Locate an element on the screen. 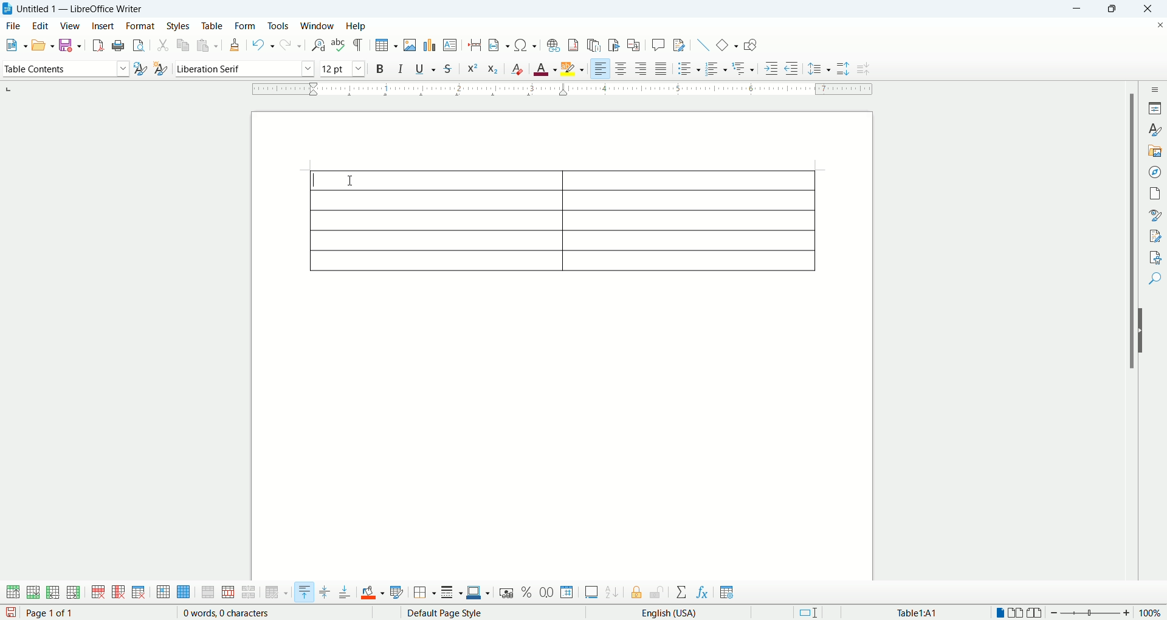 The width and height of the screenshot is (1167, 620). insert image is located at coordinates (411, 45).